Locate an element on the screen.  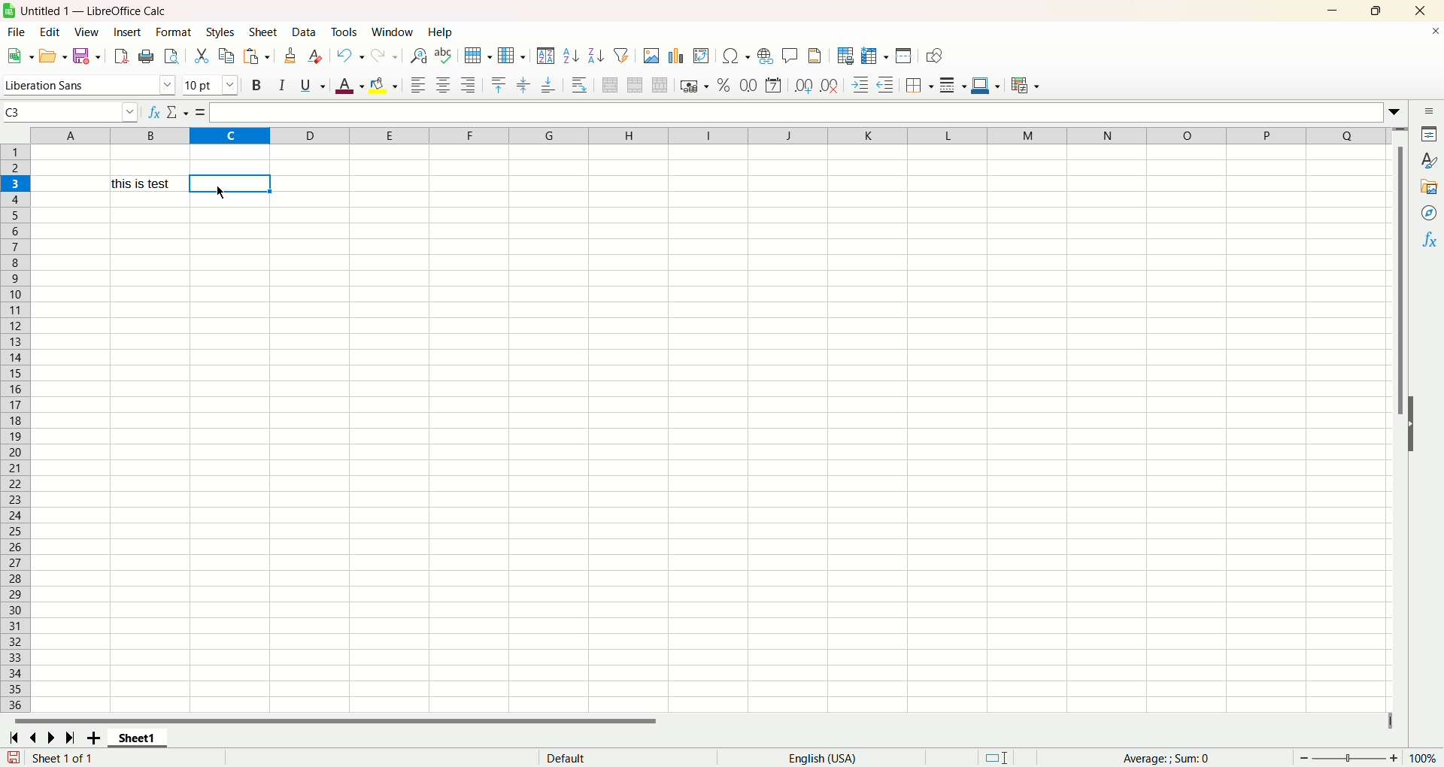
freeze rows and columns is located at coordinates (873, 55).